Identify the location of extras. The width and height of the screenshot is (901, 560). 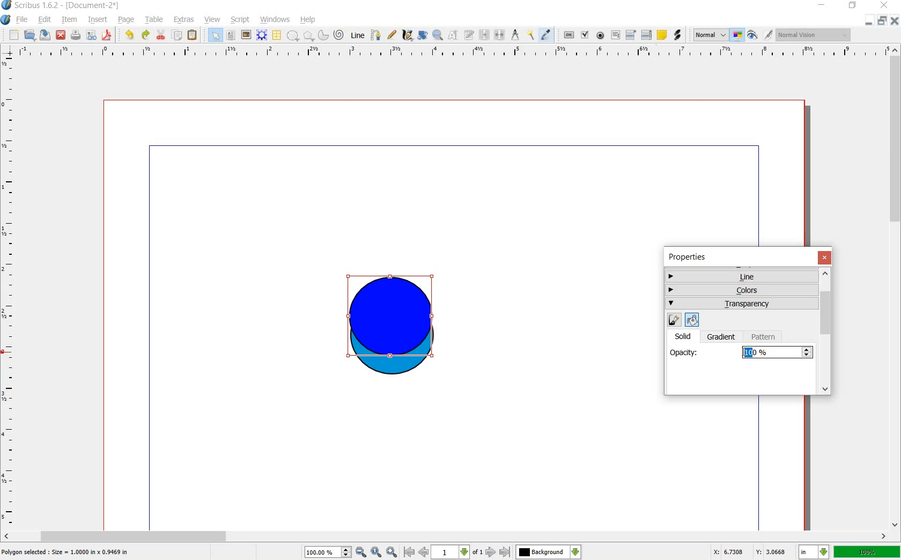
(184, 20).